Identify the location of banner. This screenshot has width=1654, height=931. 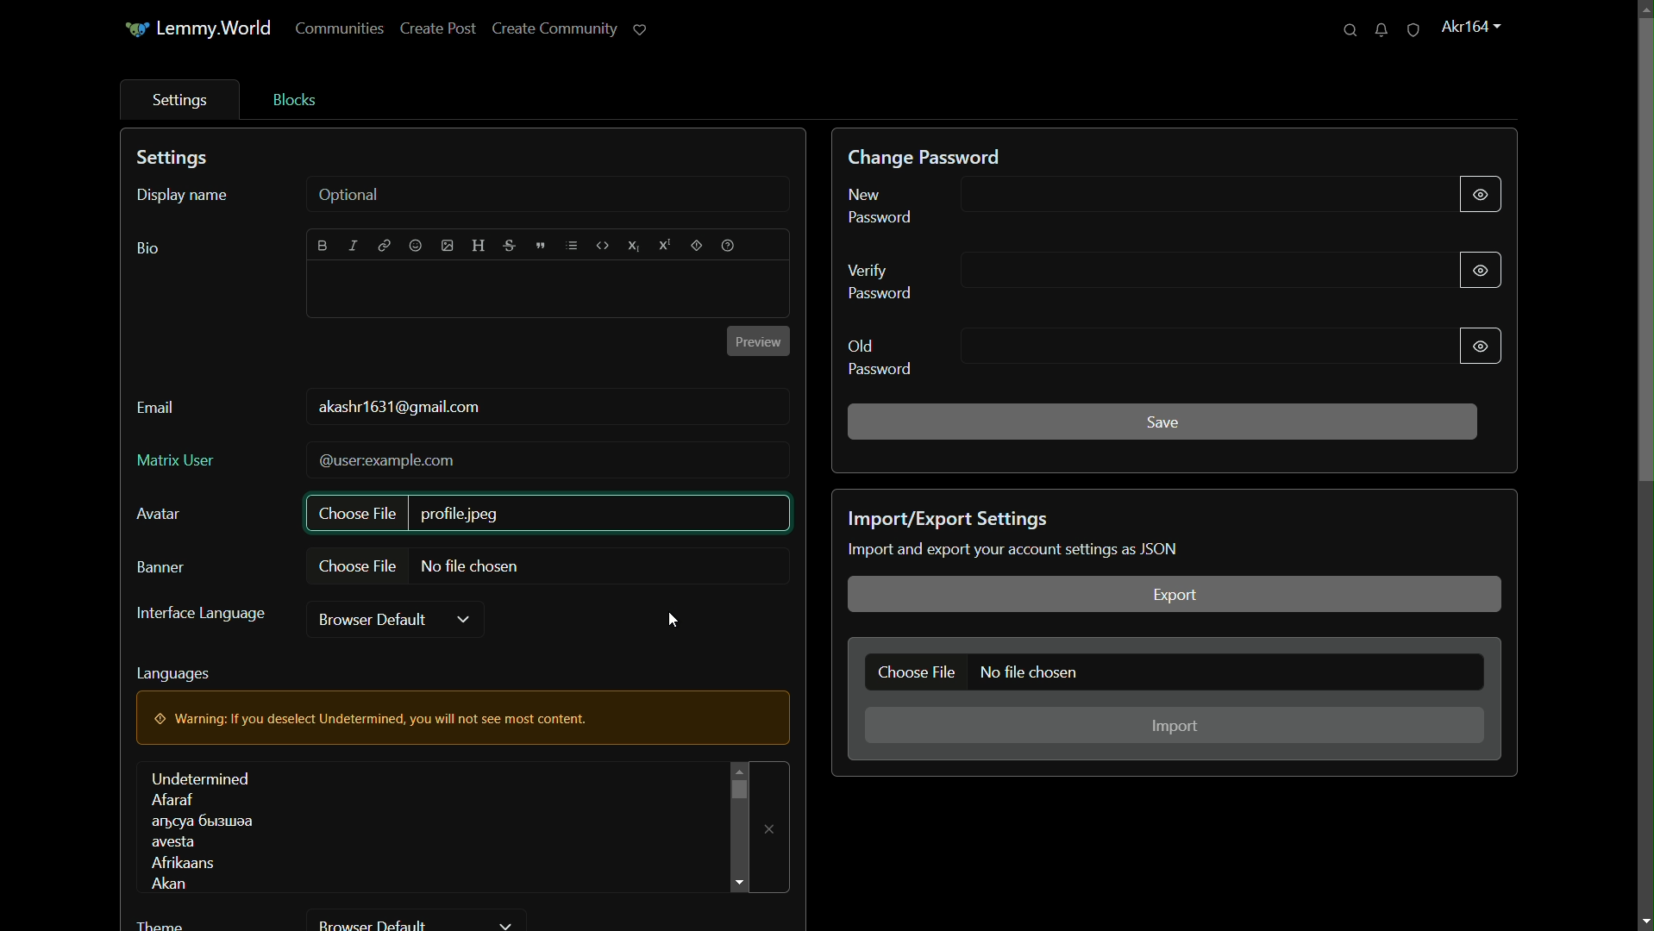
(162, 569).